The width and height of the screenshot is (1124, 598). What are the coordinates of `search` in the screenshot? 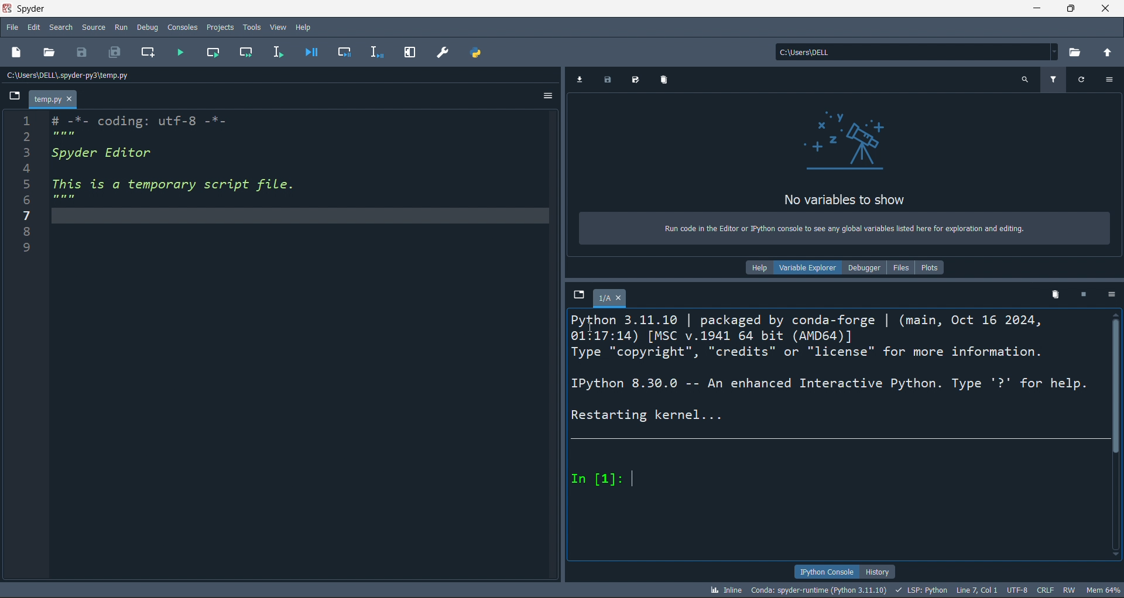 It's located at (61, 28).